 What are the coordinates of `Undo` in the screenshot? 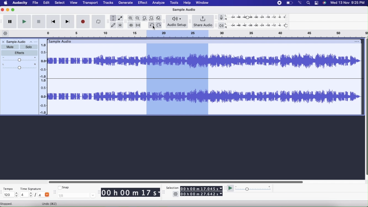 It's located at (49, 204).